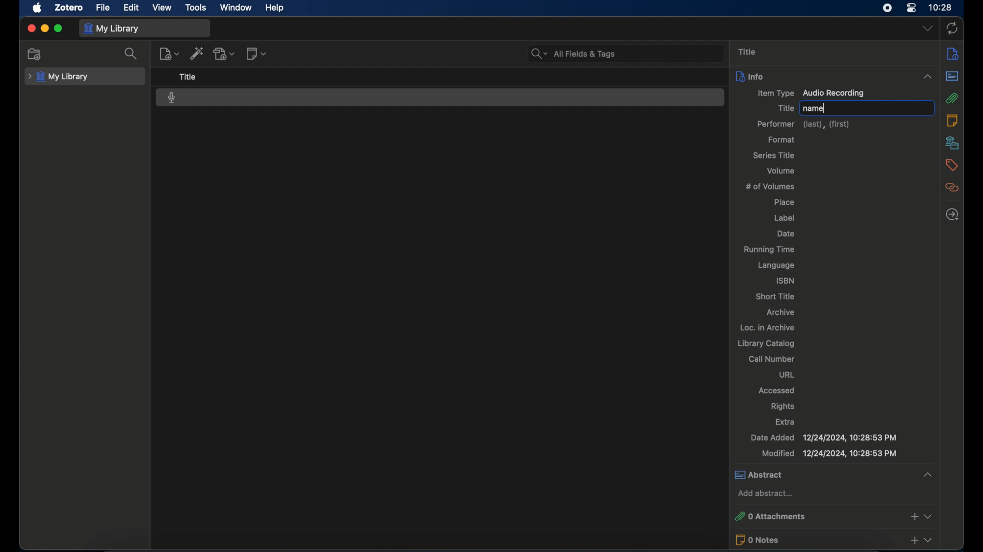 The height and width of the screenshot is (552, 983). What do you see at coordinates (786, 375) in the screenshot?
I see `url` at bounding box center [786, 375].